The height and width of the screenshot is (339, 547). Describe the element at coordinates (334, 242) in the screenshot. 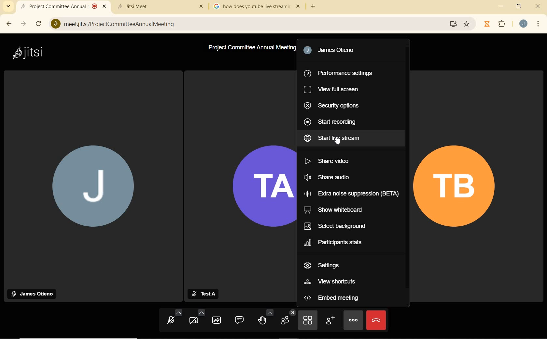

I see `PARTICIPANTS STATS` at that location.